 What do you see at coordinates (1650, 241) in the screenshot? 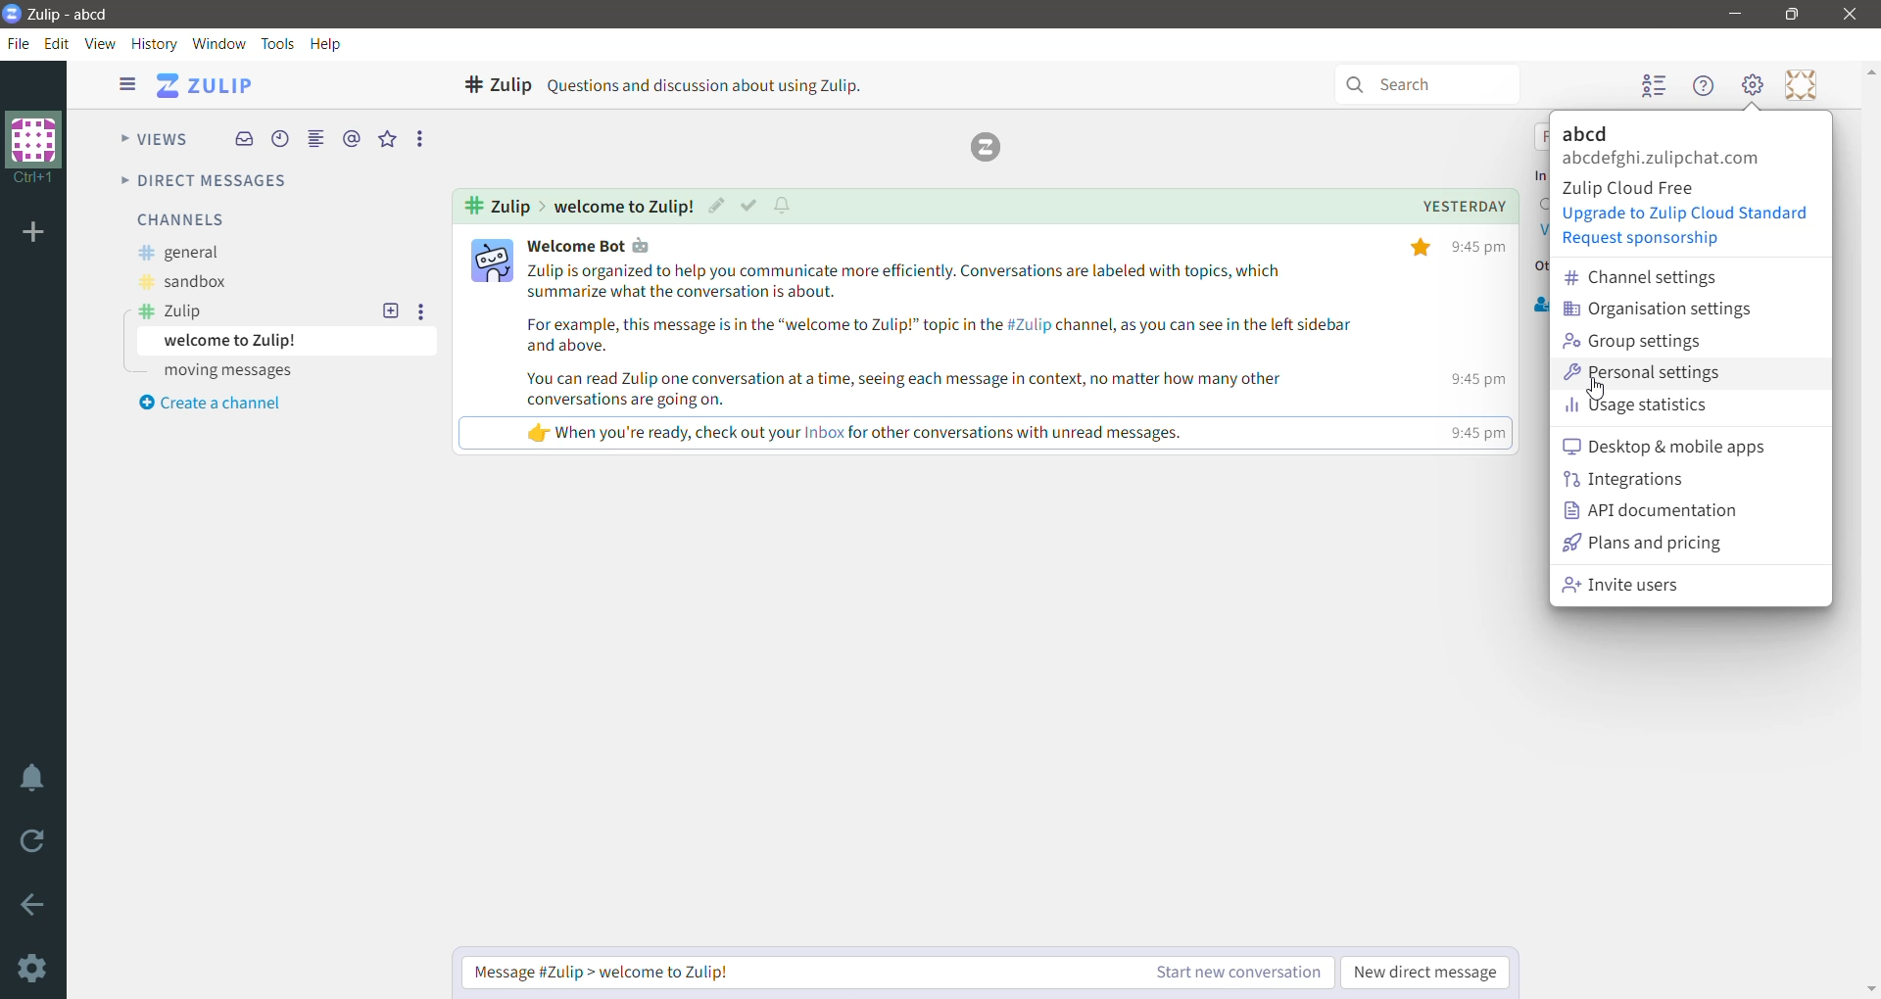
I see `Request Sponsorship` at bounding box center [1650, 241].